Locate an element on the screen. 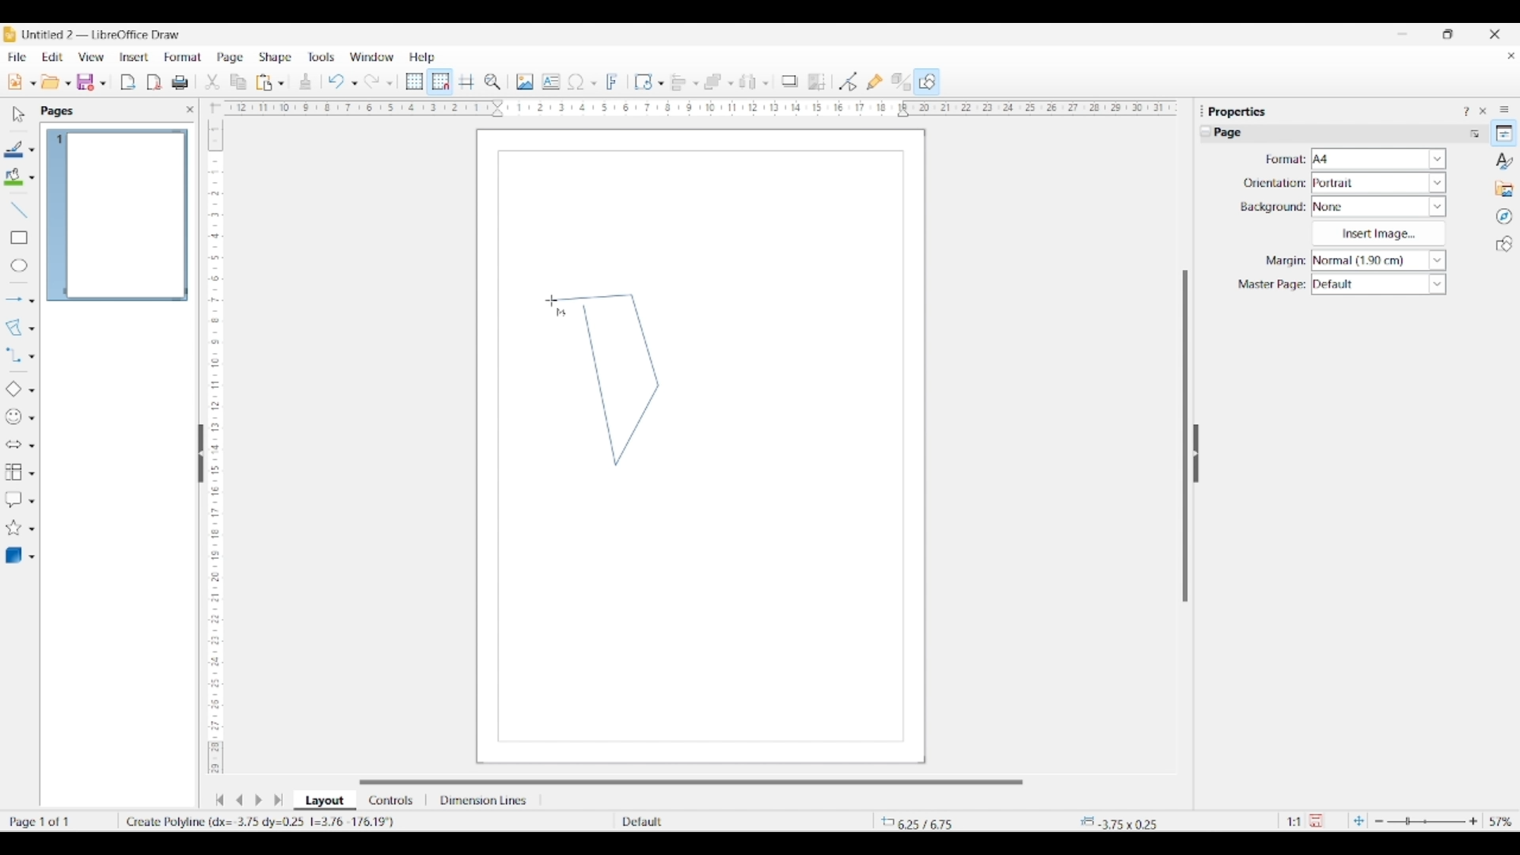 The width and height of the screenshot is (1520, 855). Transformations option is located at coordinates (660, 83).